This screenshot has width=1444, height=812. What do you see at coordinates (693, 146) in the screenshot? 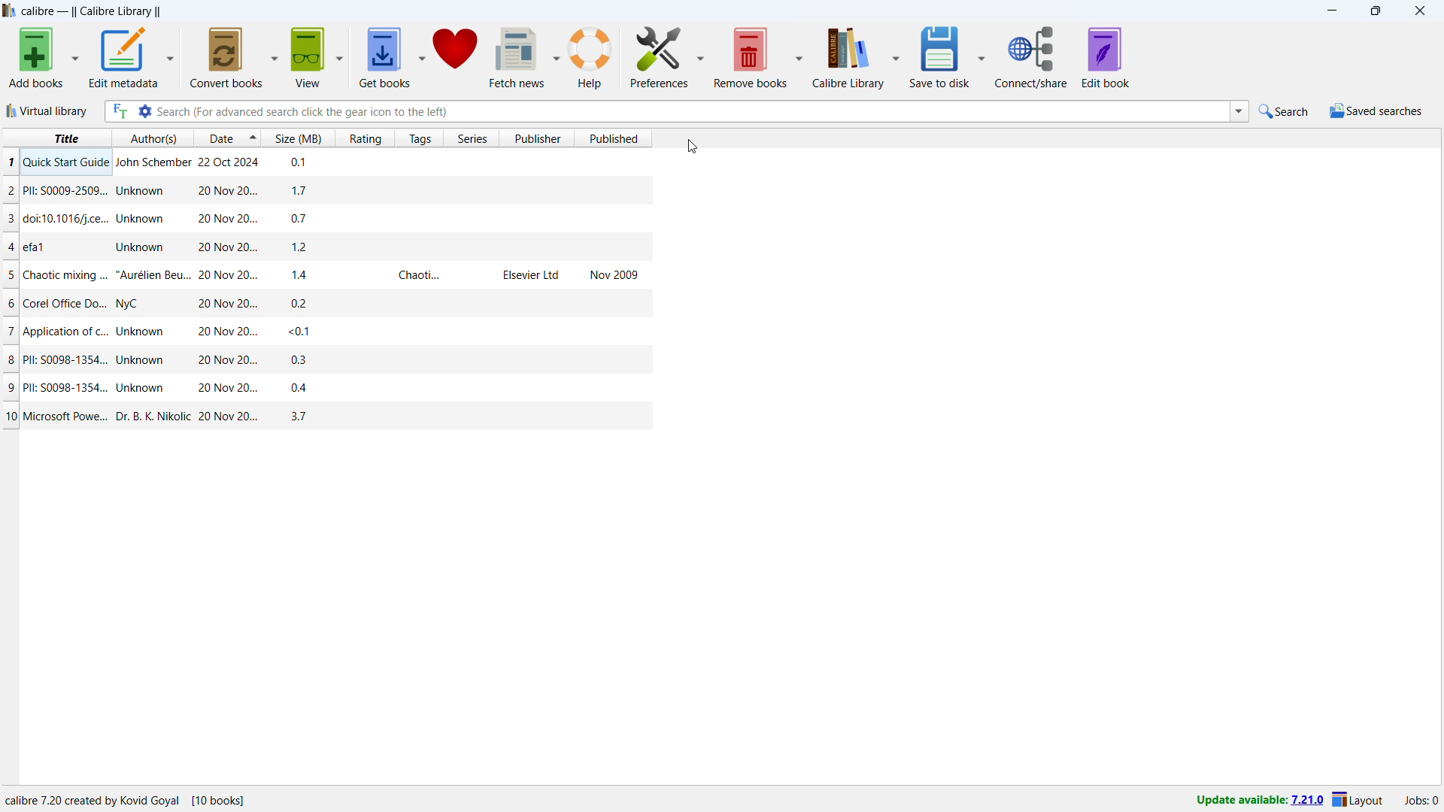
I see `cursor` at bounding box center [693, 146].